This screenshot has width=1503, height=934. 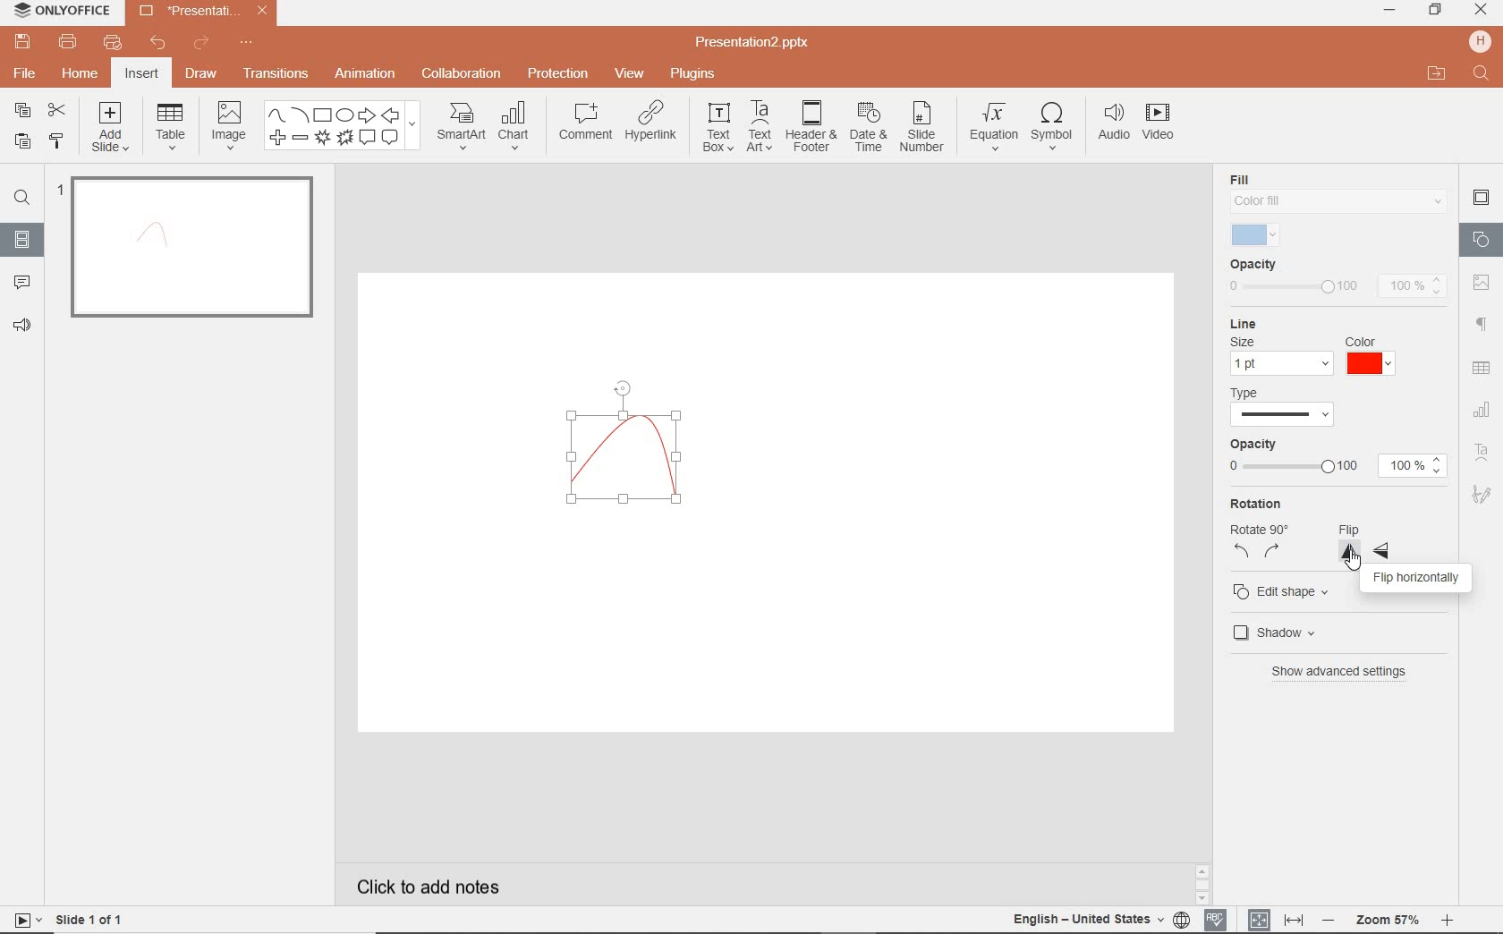 I want to click on opacity, so click(x=1296, y=461).